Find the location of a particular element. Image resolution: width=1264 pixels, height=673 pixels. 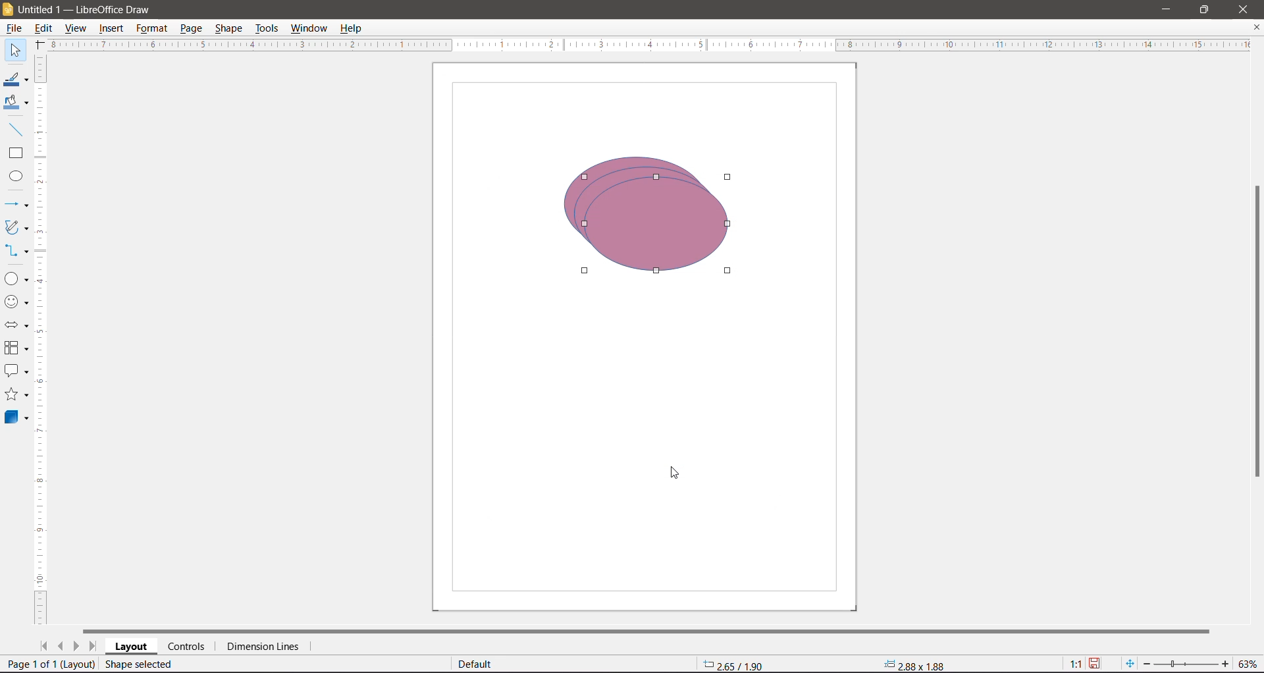

Object size is located at coordinates (917, 665).